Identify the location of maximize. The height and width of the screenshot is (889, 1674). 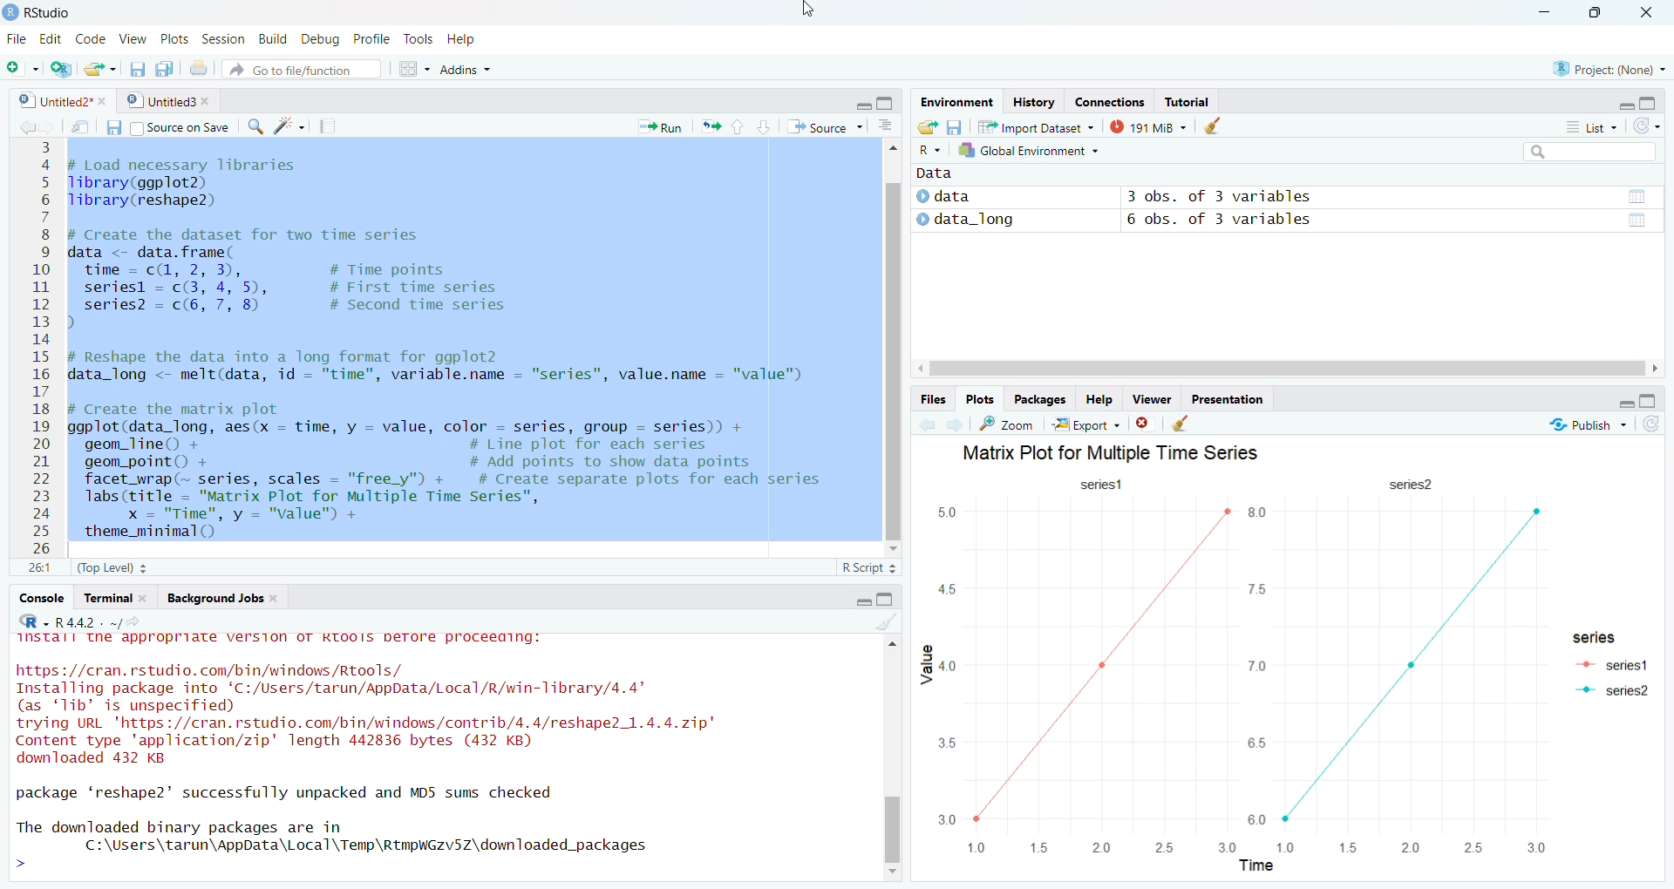
(1650, 401).